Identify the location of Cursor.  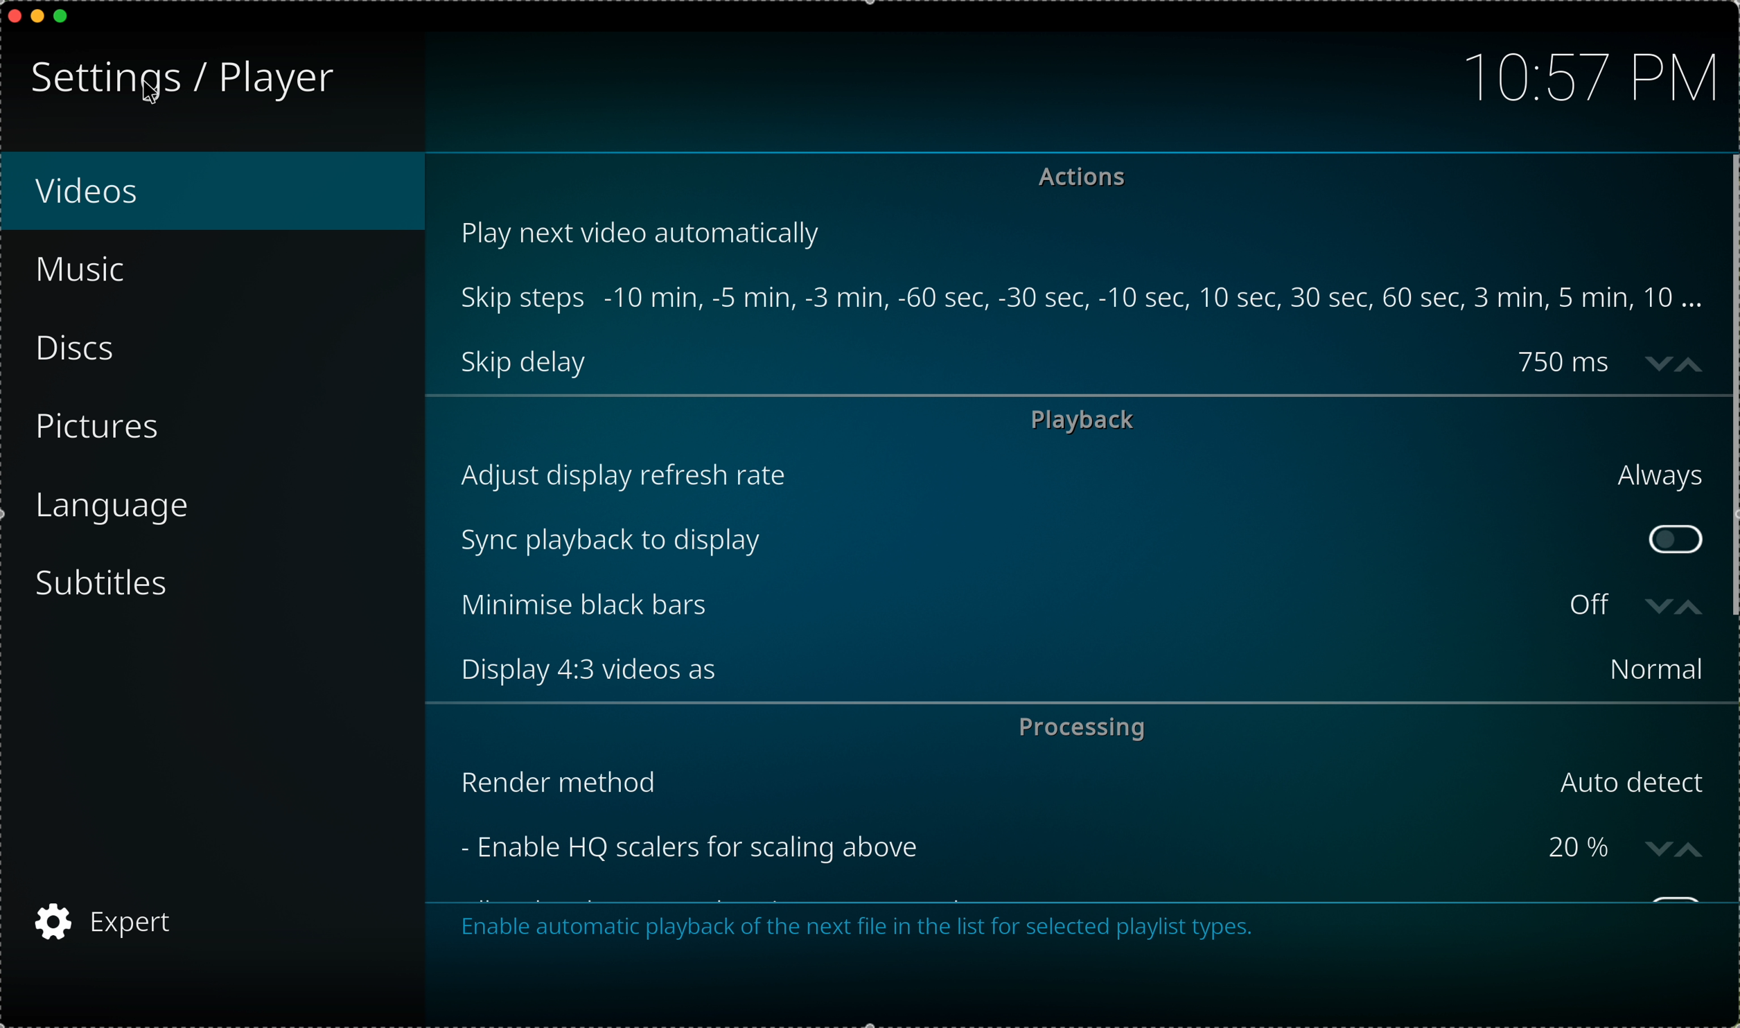
(158, 88).